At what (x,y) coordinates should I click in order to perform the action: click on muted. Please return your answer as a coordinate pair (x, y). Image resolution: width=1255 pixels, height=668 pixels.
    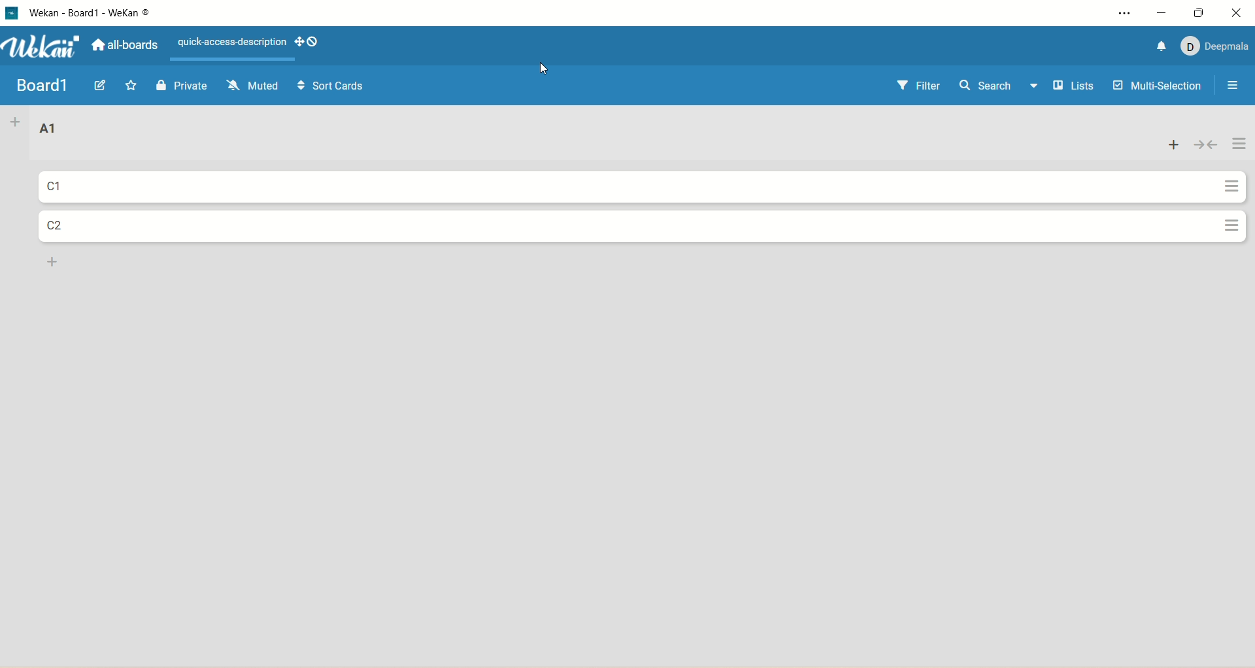
    Looking at the image, I should click on (250, 85).